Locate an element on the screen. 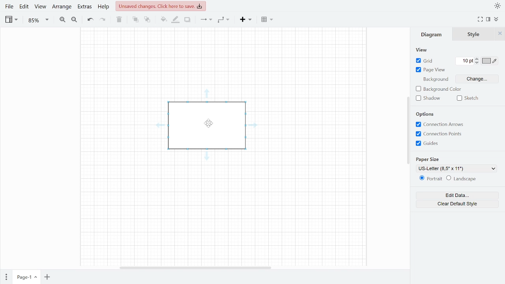 Image resolution: width=505 pixels, height=284 pixels. Undo is located at coordinates (89, 20).